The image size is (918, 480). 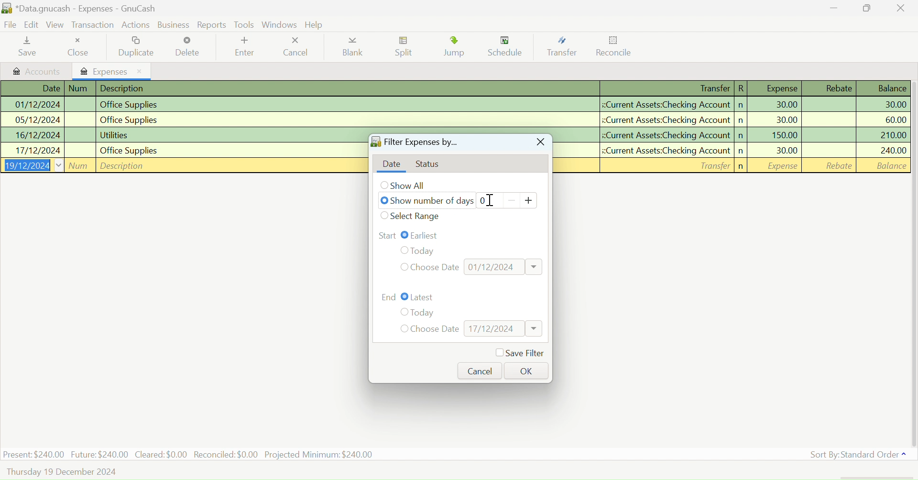 I want to click on Checkbox, so click(x=403, y=312).